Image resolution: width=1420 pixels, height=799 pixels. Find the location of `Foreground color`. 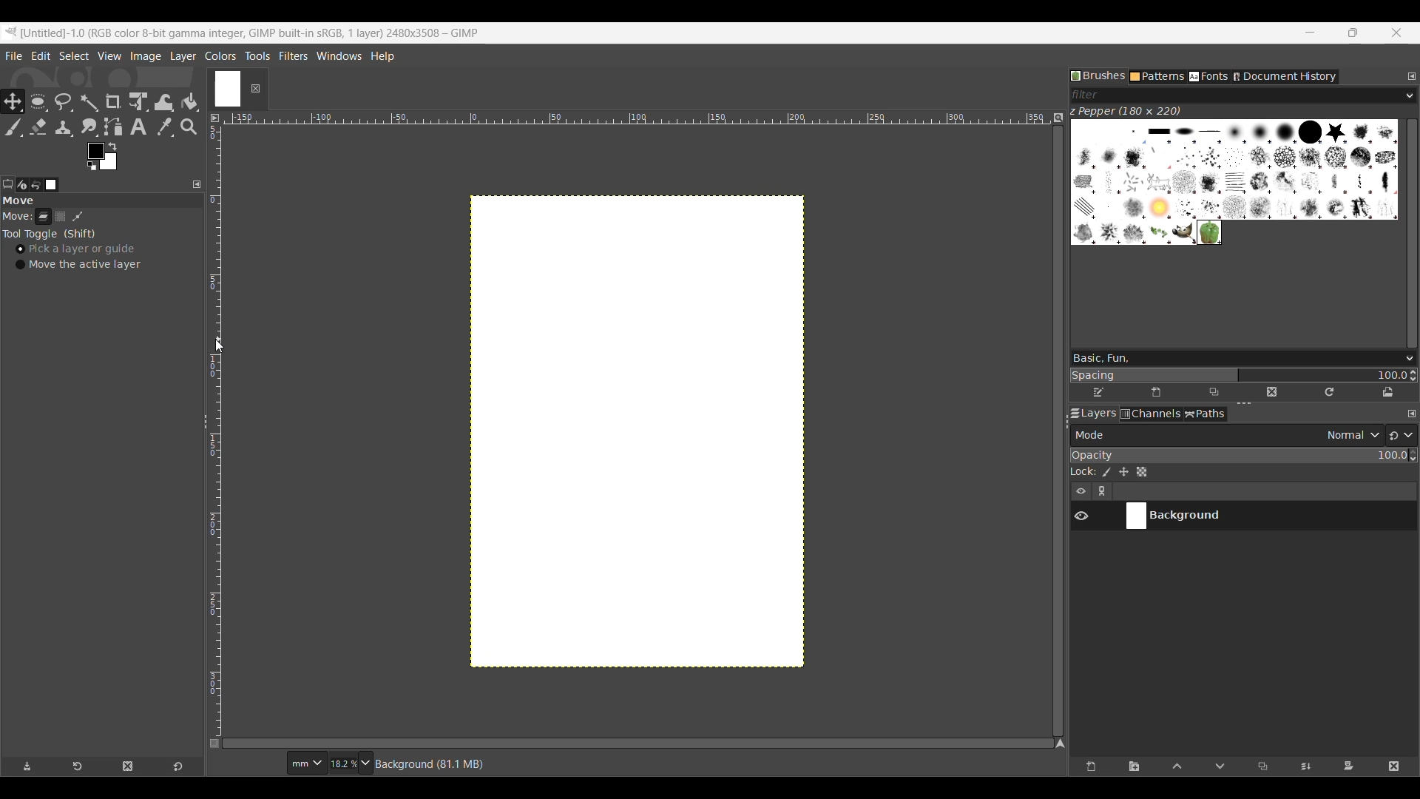

Foreground color is located at coordinates (101, 156).